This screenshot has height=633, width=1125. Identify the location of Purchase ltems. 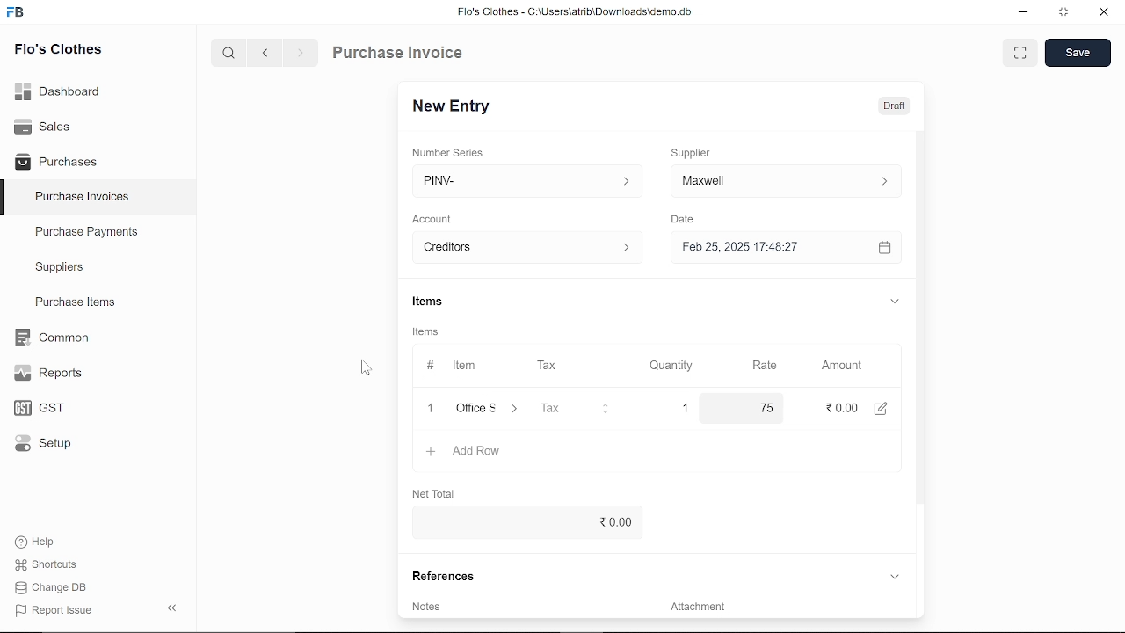
(73, 303).